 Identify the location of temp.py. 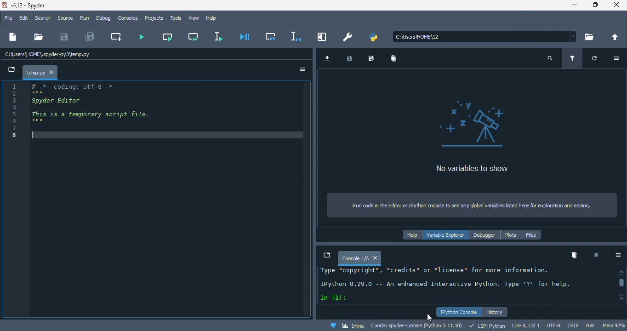
(36, 73).